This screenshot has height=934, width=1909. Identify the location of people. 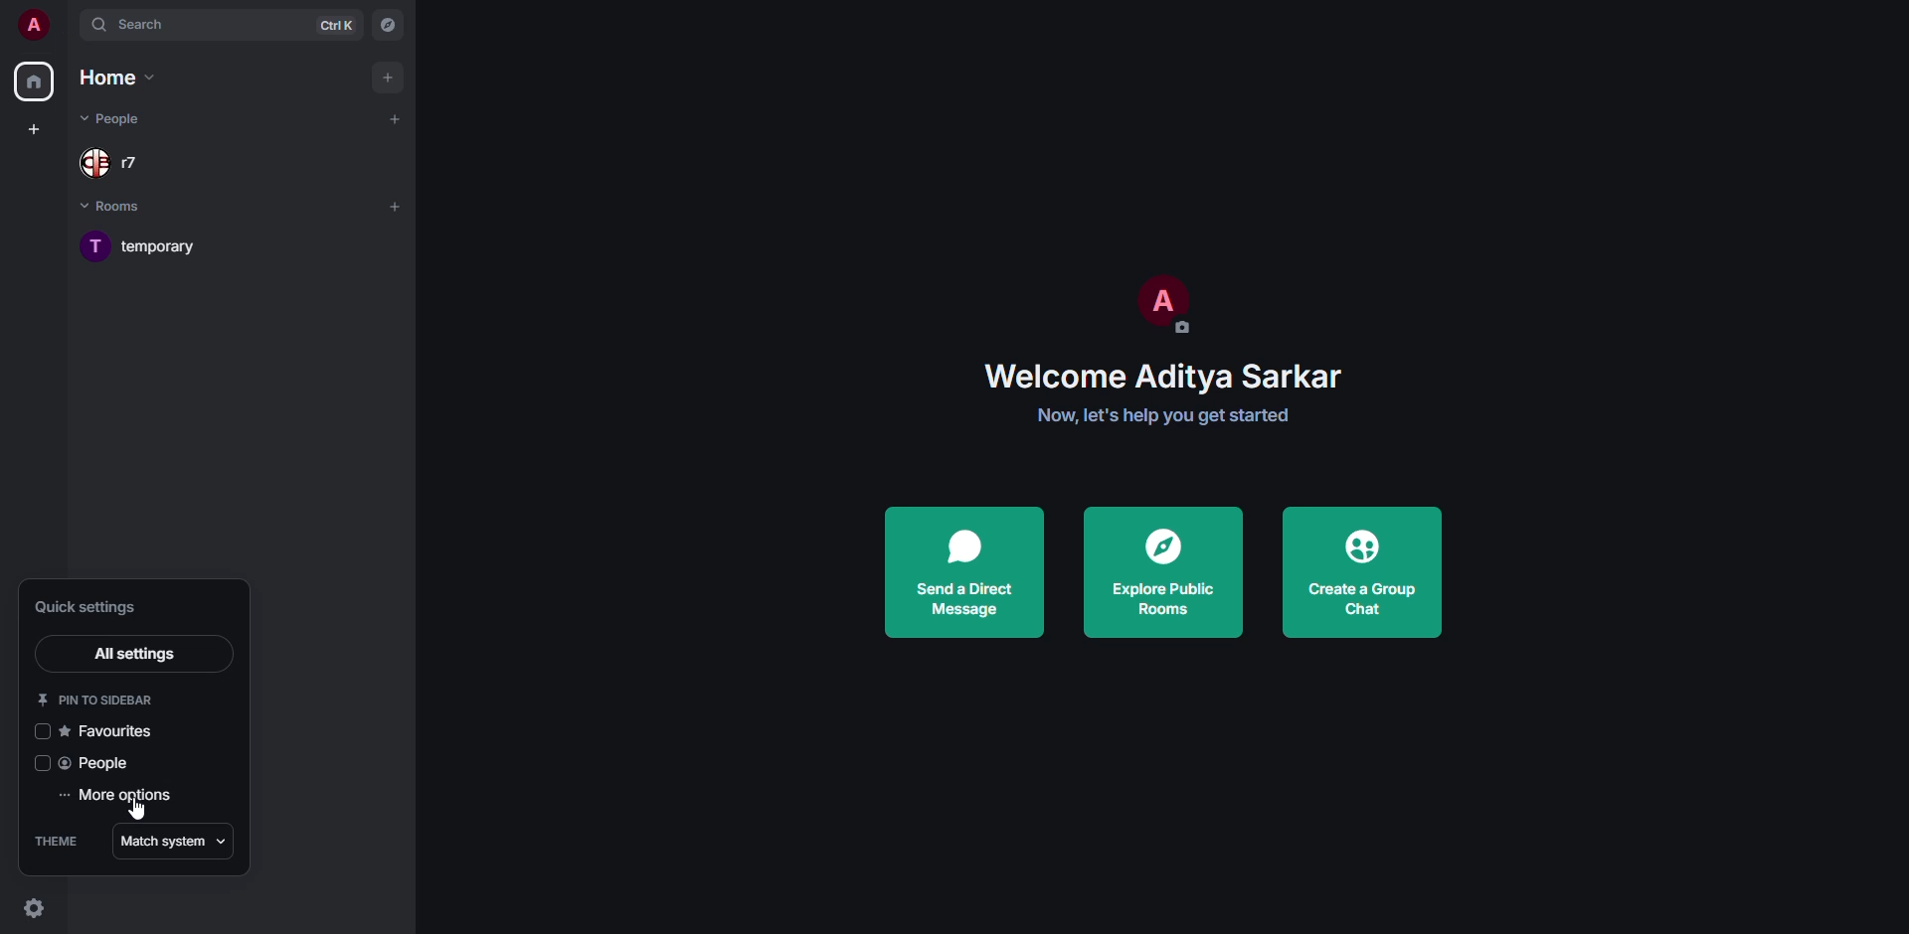
(121, 119).